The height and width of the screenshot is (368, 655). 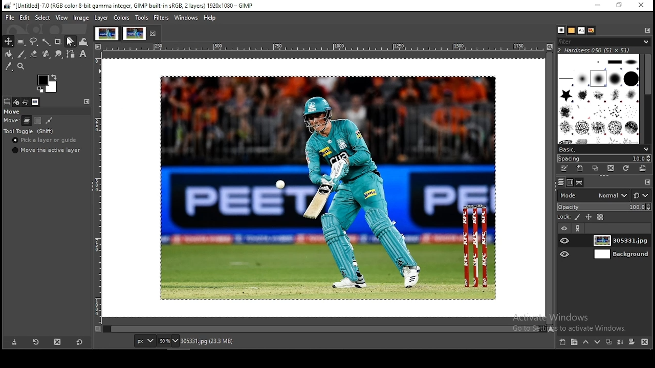 I want to click on configure this tab, so click(x=648, y=183).